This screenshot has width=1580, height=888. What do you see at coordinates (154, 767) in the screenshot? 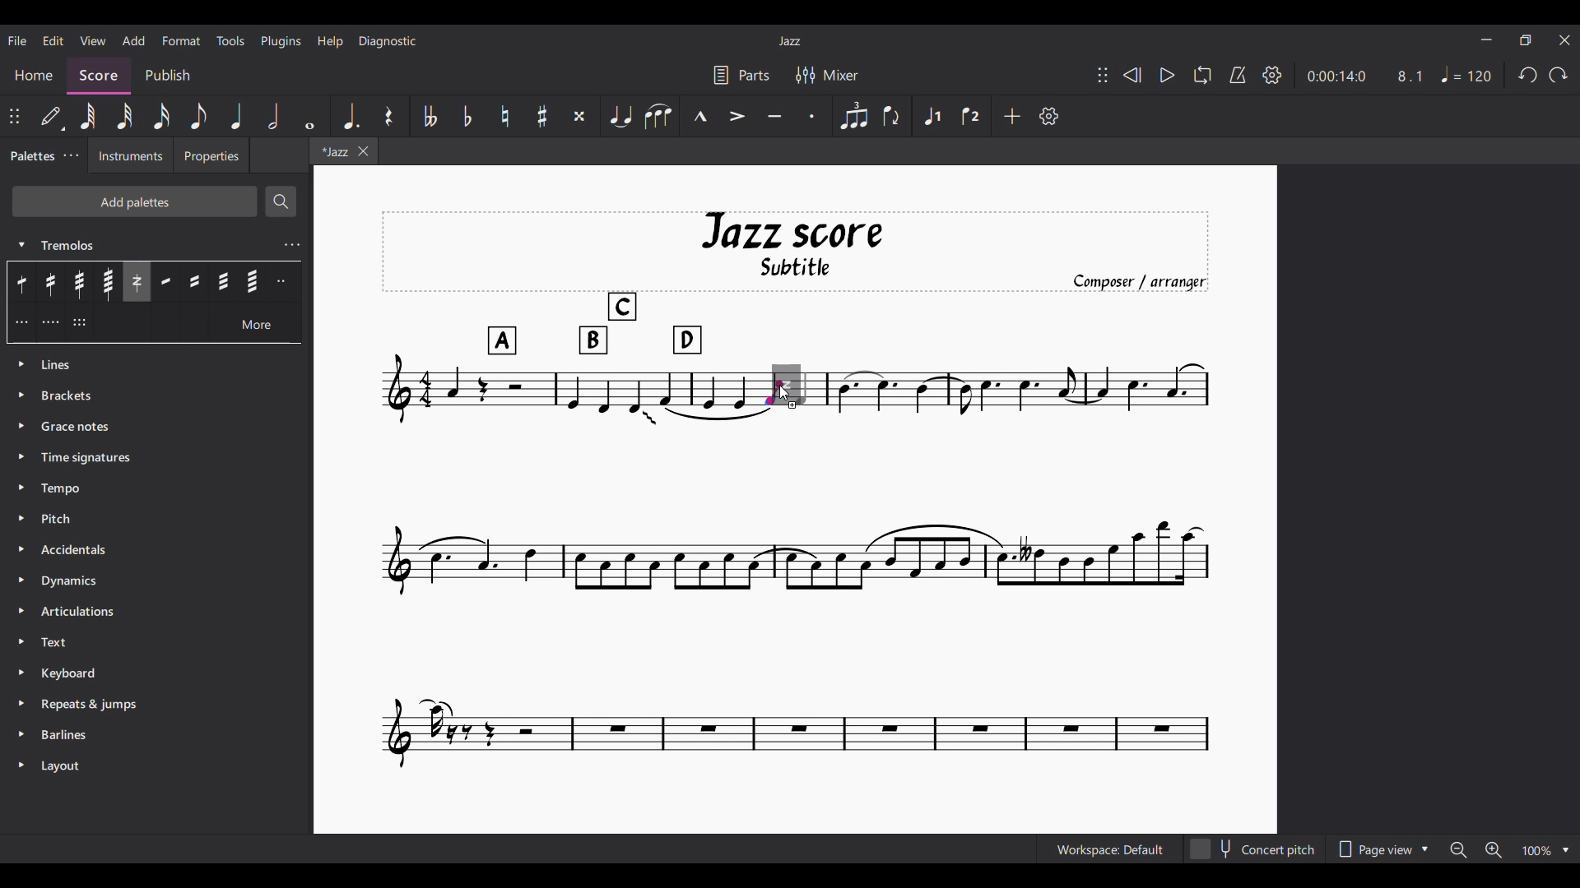
I see `Layout` at bounding box center [154, 767].